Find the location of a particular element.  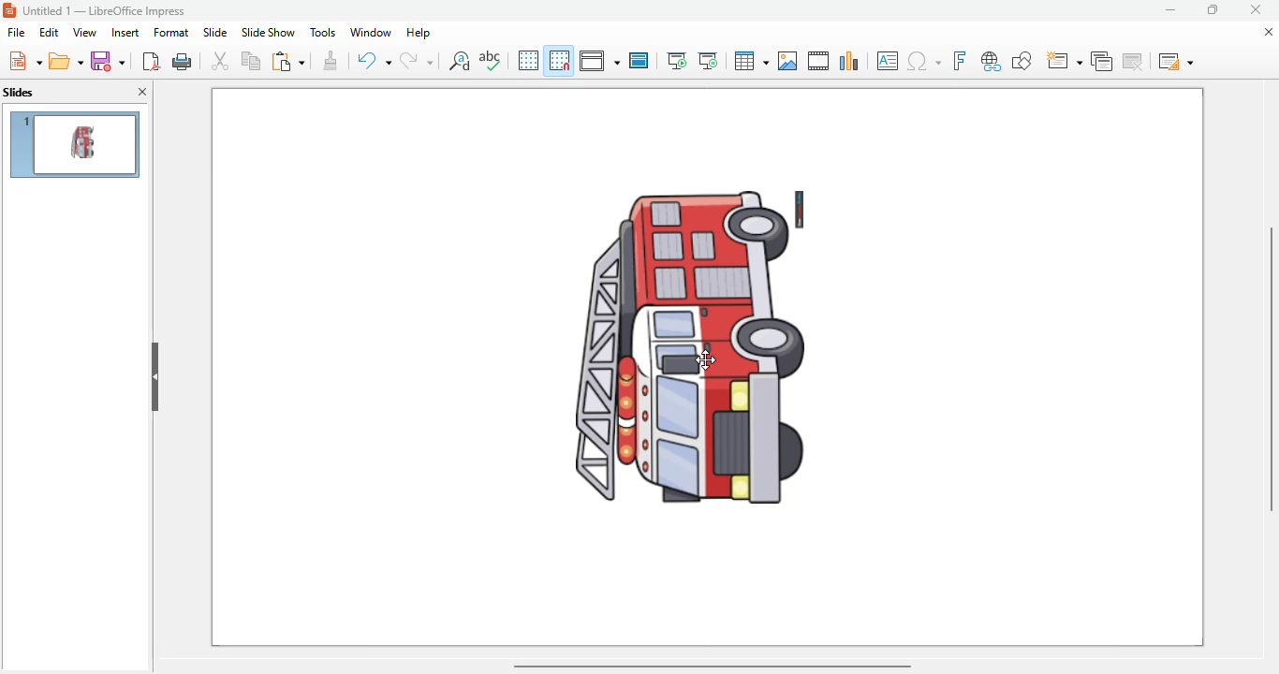

maximize is located at coordinates (1212, 9).